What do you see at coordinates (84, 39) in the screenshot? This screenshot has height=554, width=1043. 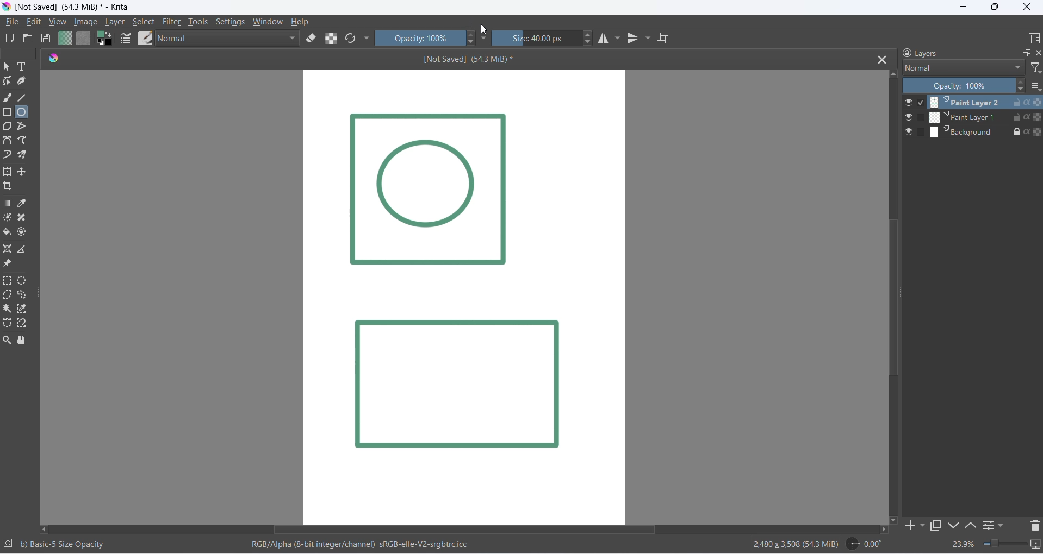 I see `fill patterns` at bounding box center [84, 39].